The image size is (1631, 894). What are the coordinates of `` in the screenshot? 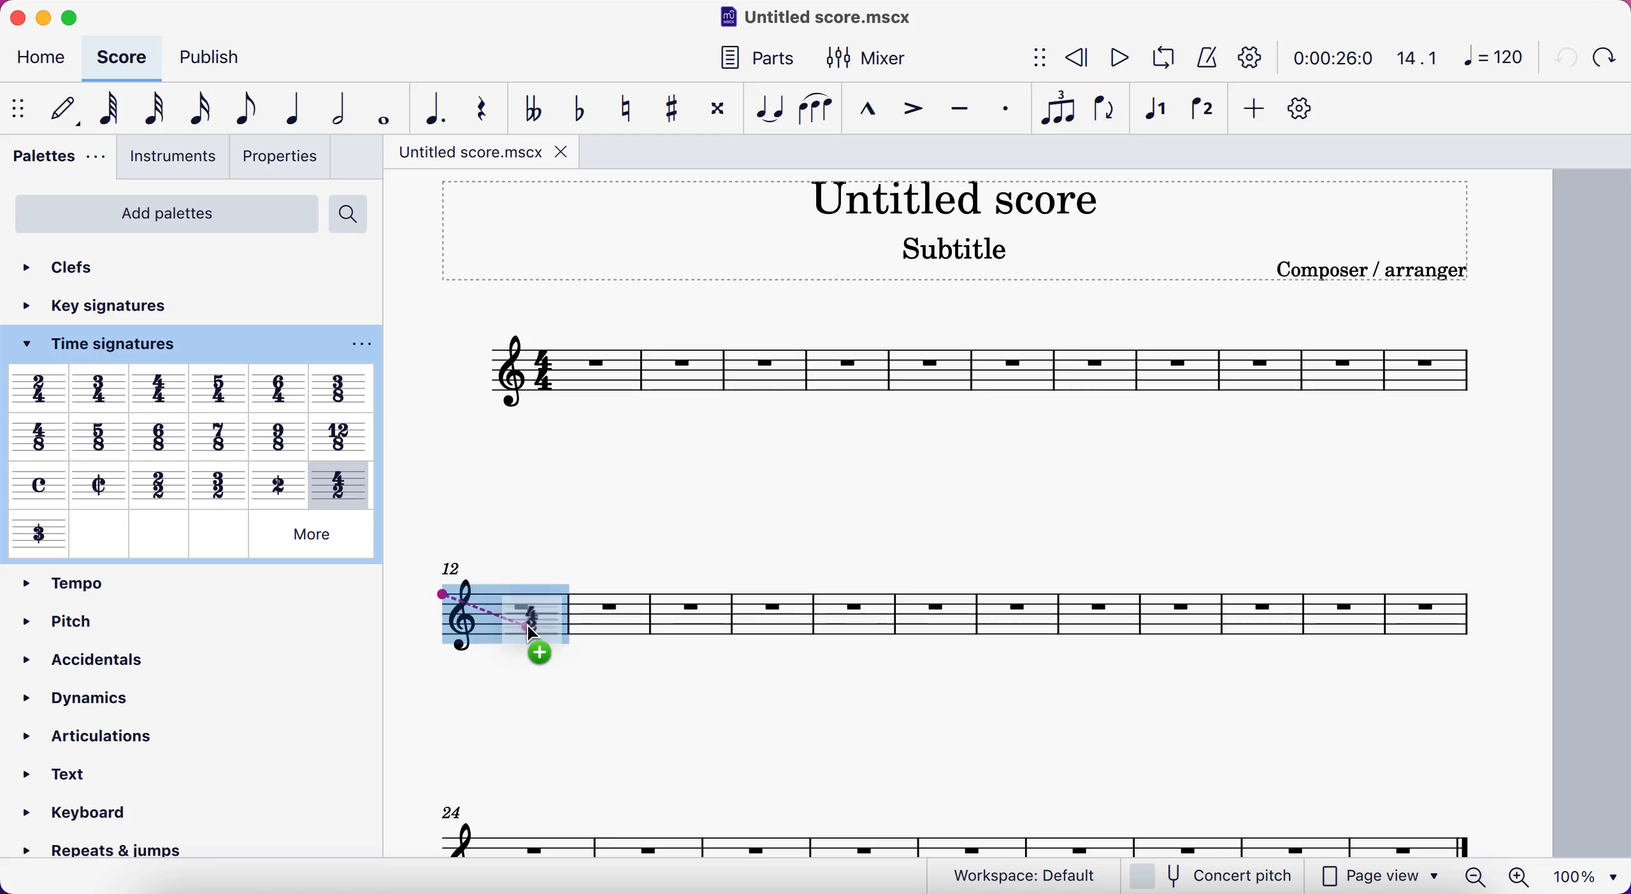 It's located at (156, 534).